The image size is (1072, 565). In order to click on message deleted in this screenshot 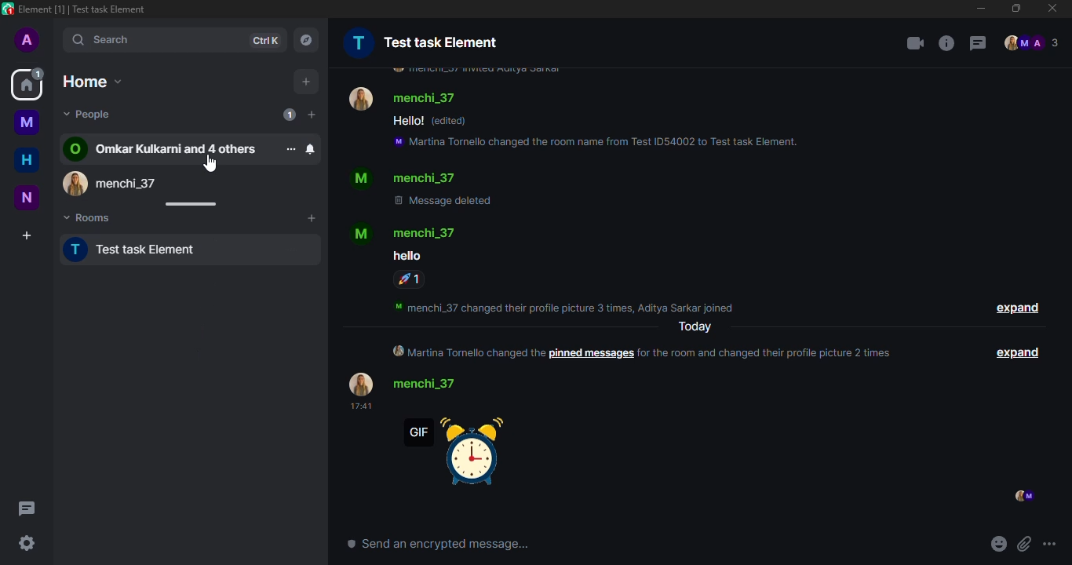, I will do `click(443, 199)`.